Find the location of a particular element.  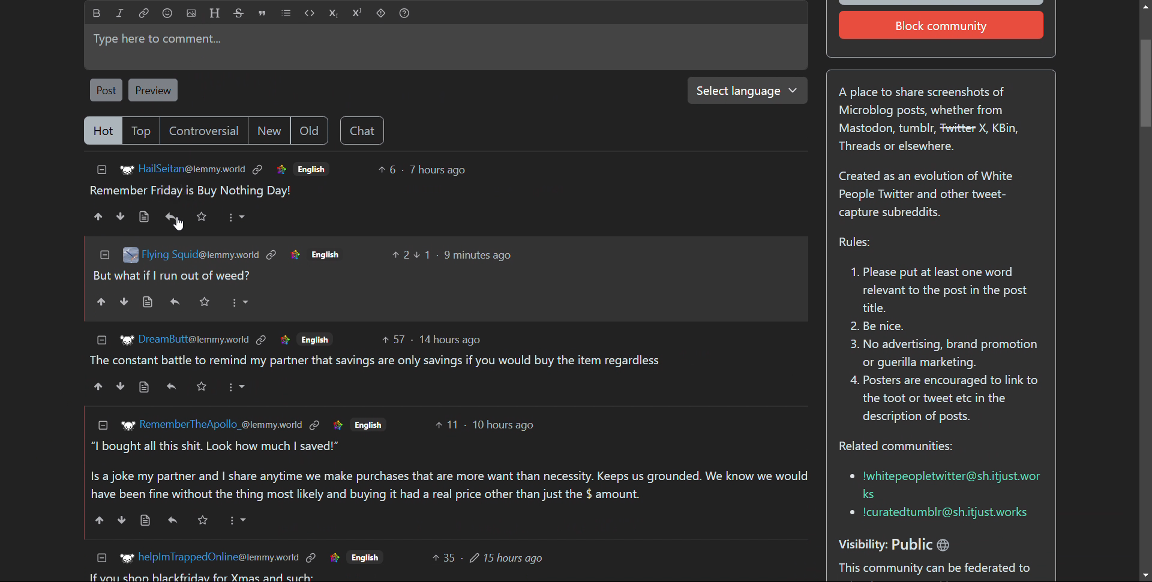

link is located at coordinates (281, 170).